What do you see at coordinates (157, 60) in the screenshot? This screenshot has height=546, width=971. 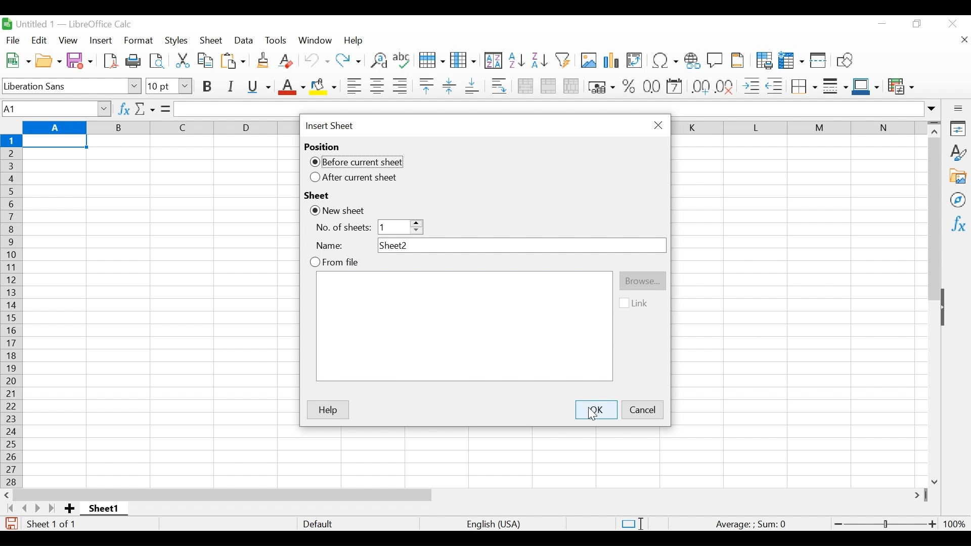 I see `Toggle print view` at bounding box center [157, 60].